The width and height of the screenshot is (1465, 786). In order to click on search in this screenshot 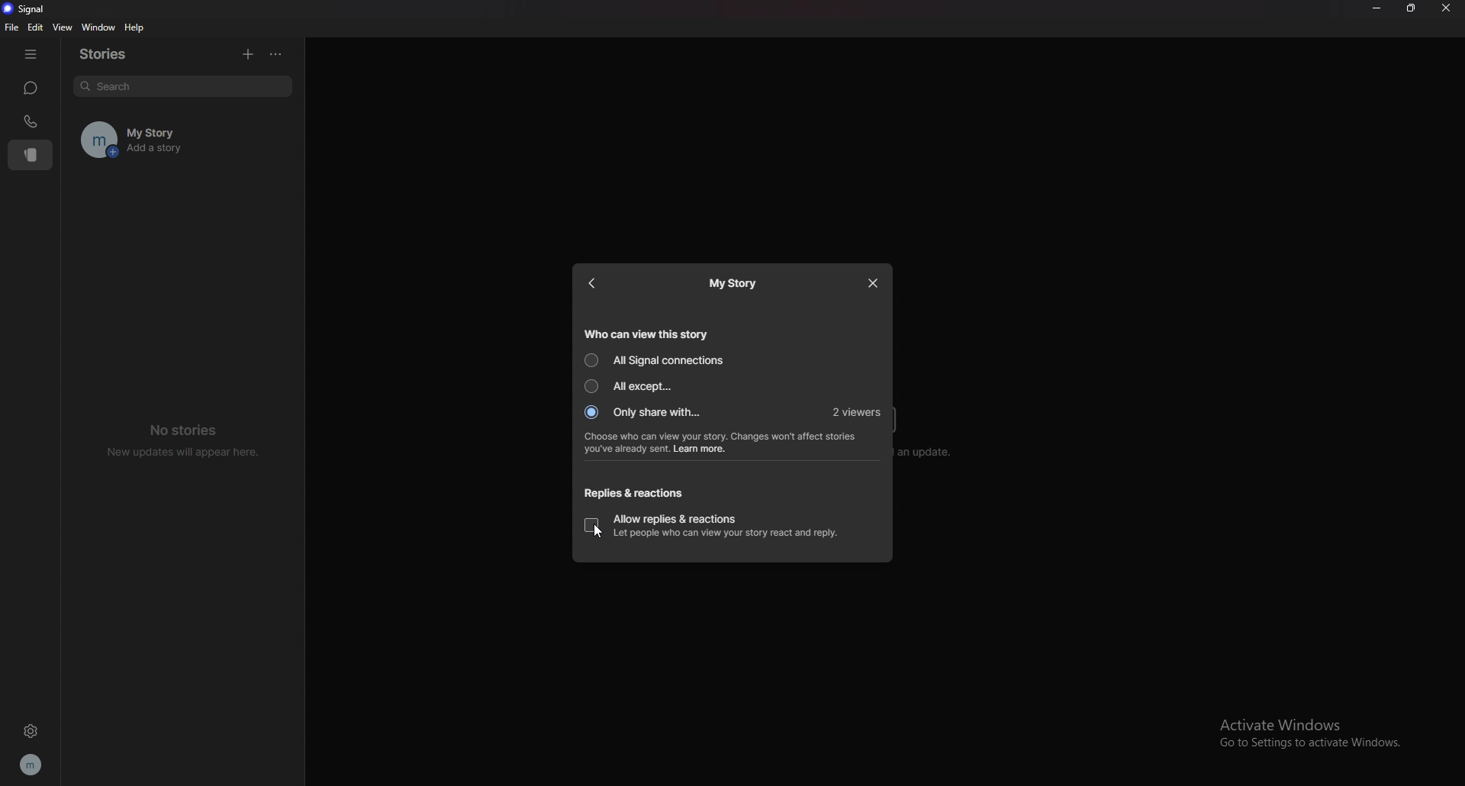, I will do `click(182, 88)`.